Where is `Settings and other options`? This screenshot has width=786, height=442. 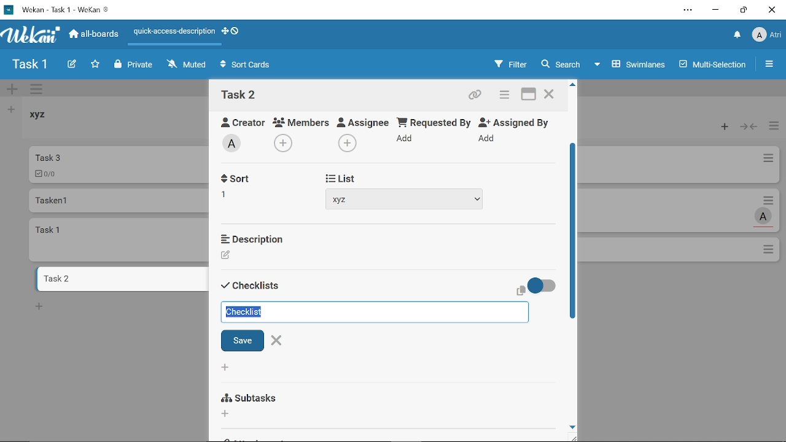 Settings and other options is located at coordinates (689, 11).